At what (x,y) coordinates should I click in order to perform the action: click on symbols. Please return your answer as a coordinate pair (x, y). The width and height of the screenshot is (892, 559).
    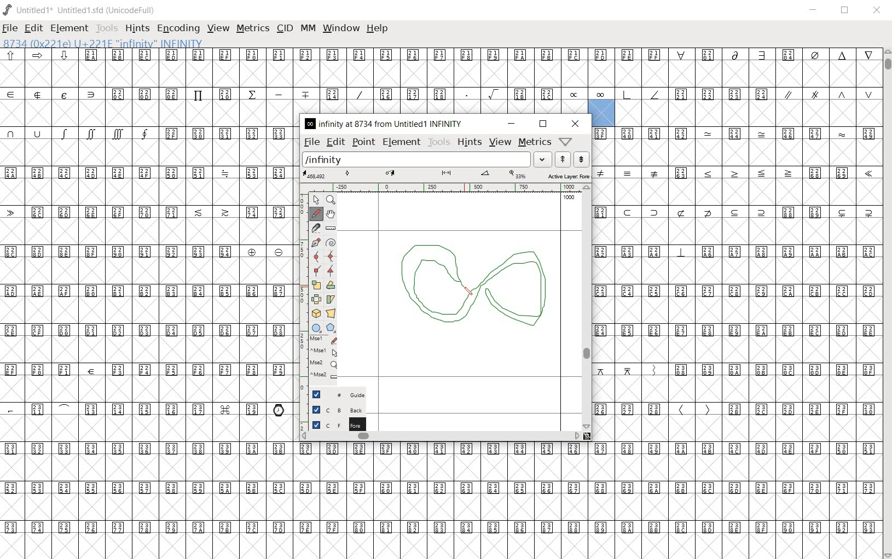
    Looking at the image, I should click on (630, 172).